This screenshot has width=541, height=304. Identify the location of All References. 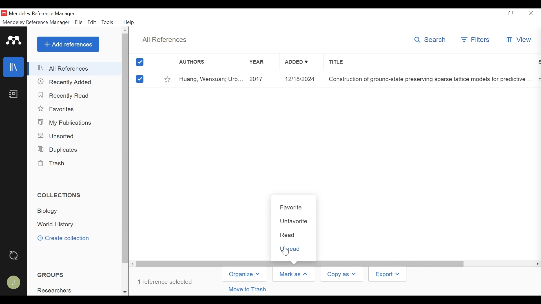
(75, 69).